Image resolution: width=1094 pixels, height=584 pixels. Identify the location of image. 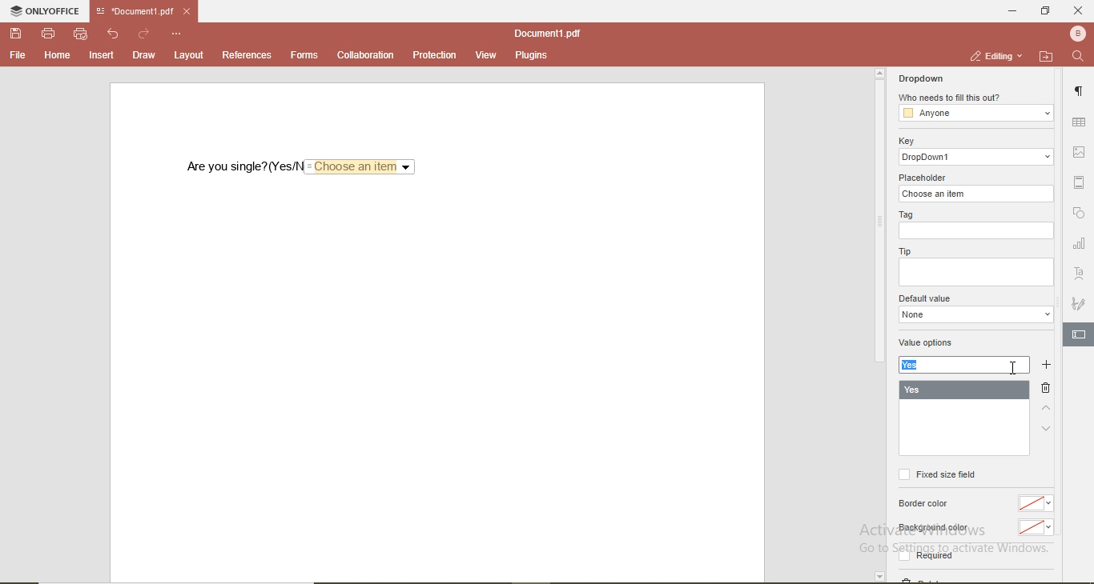
(1080, 150).